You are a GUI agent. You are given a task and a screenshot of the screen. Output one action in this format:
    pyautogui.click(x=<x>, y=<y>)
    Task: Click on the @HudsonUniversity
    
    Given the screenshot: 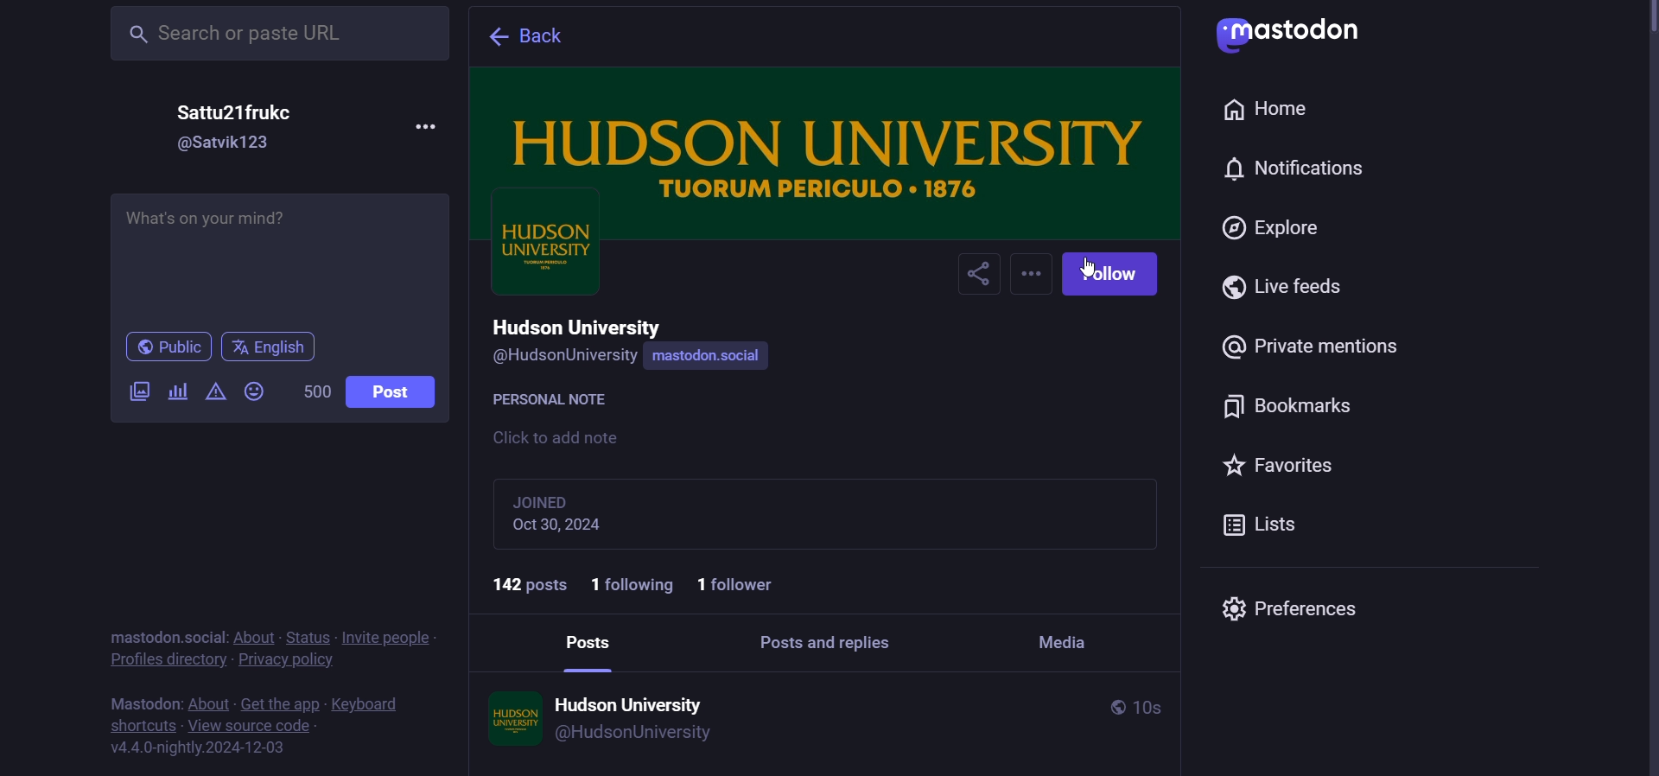 What is the action you would take?
    pyautogui.click(x=637, y=734)
    